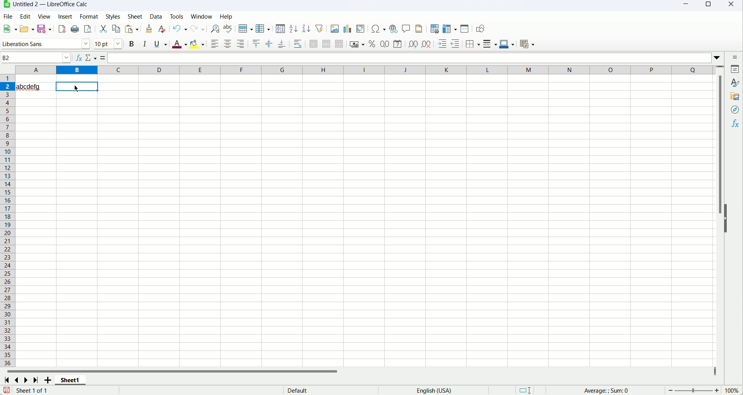 The image size is (743, 395). Describe the element at coordinates (293, 29) in the screenshot. I see `sort ascending` at that location.